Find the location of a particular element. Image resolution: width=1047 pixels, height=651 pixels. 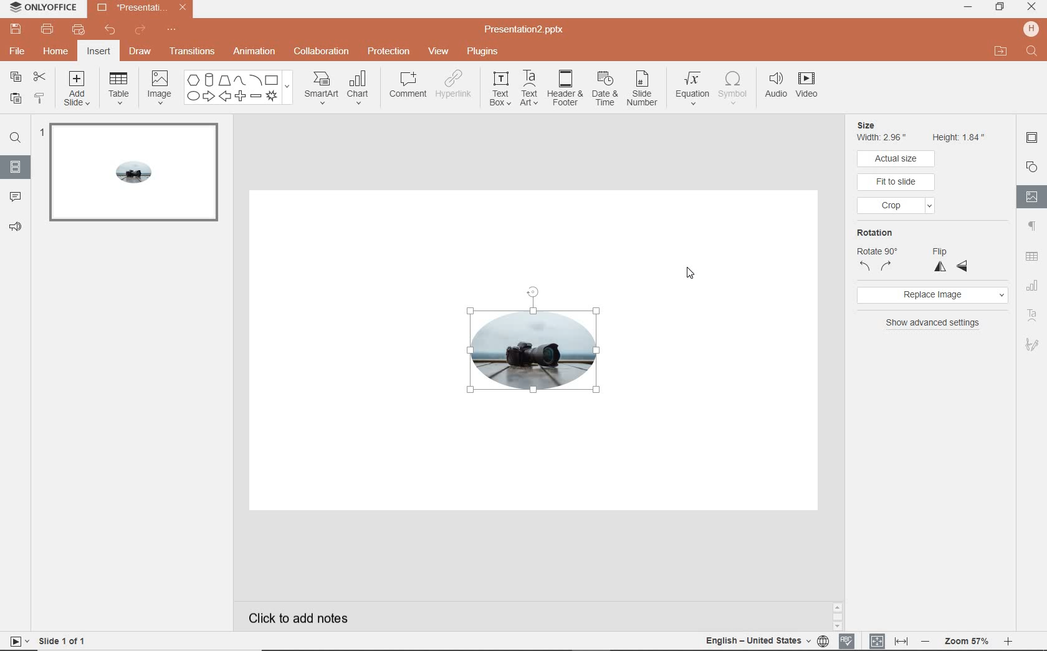

audio is located at coordinates (775, 87).